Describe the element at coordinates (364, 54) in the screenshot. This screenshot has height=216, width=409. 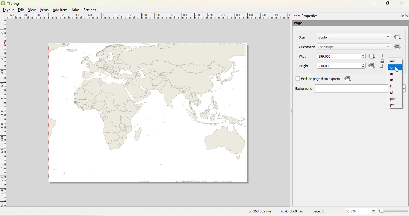
I see `increase` at that location.